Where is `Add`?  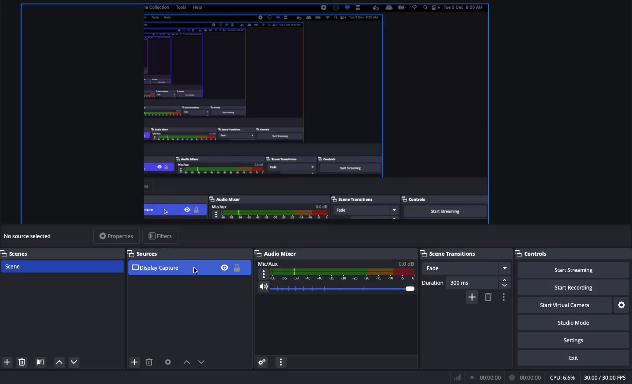 Add is located at coordinates (8, 362).